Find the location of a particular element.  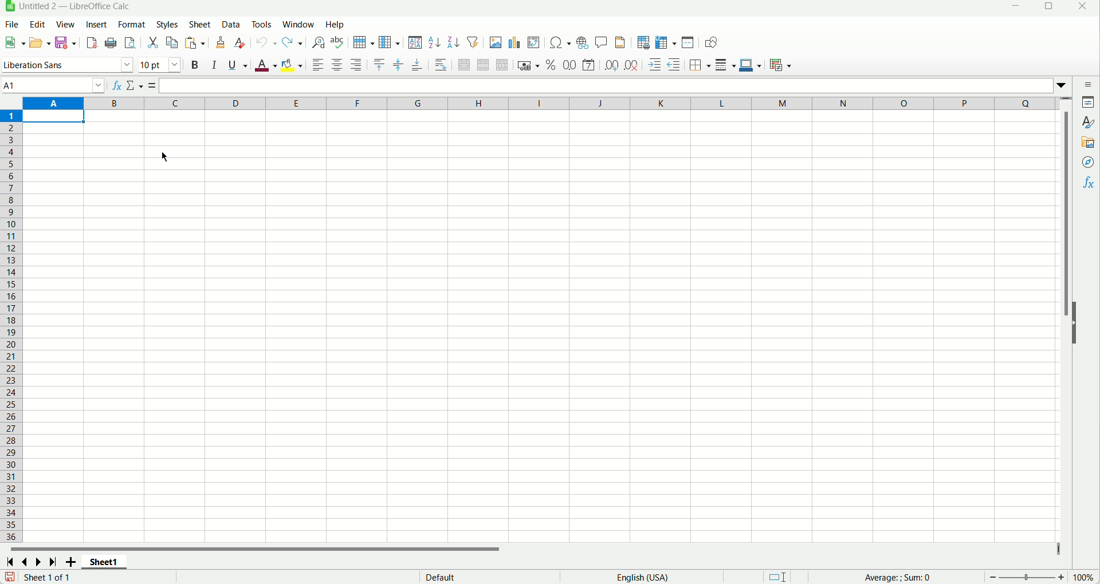

Row is located at coordinates (363, 42).